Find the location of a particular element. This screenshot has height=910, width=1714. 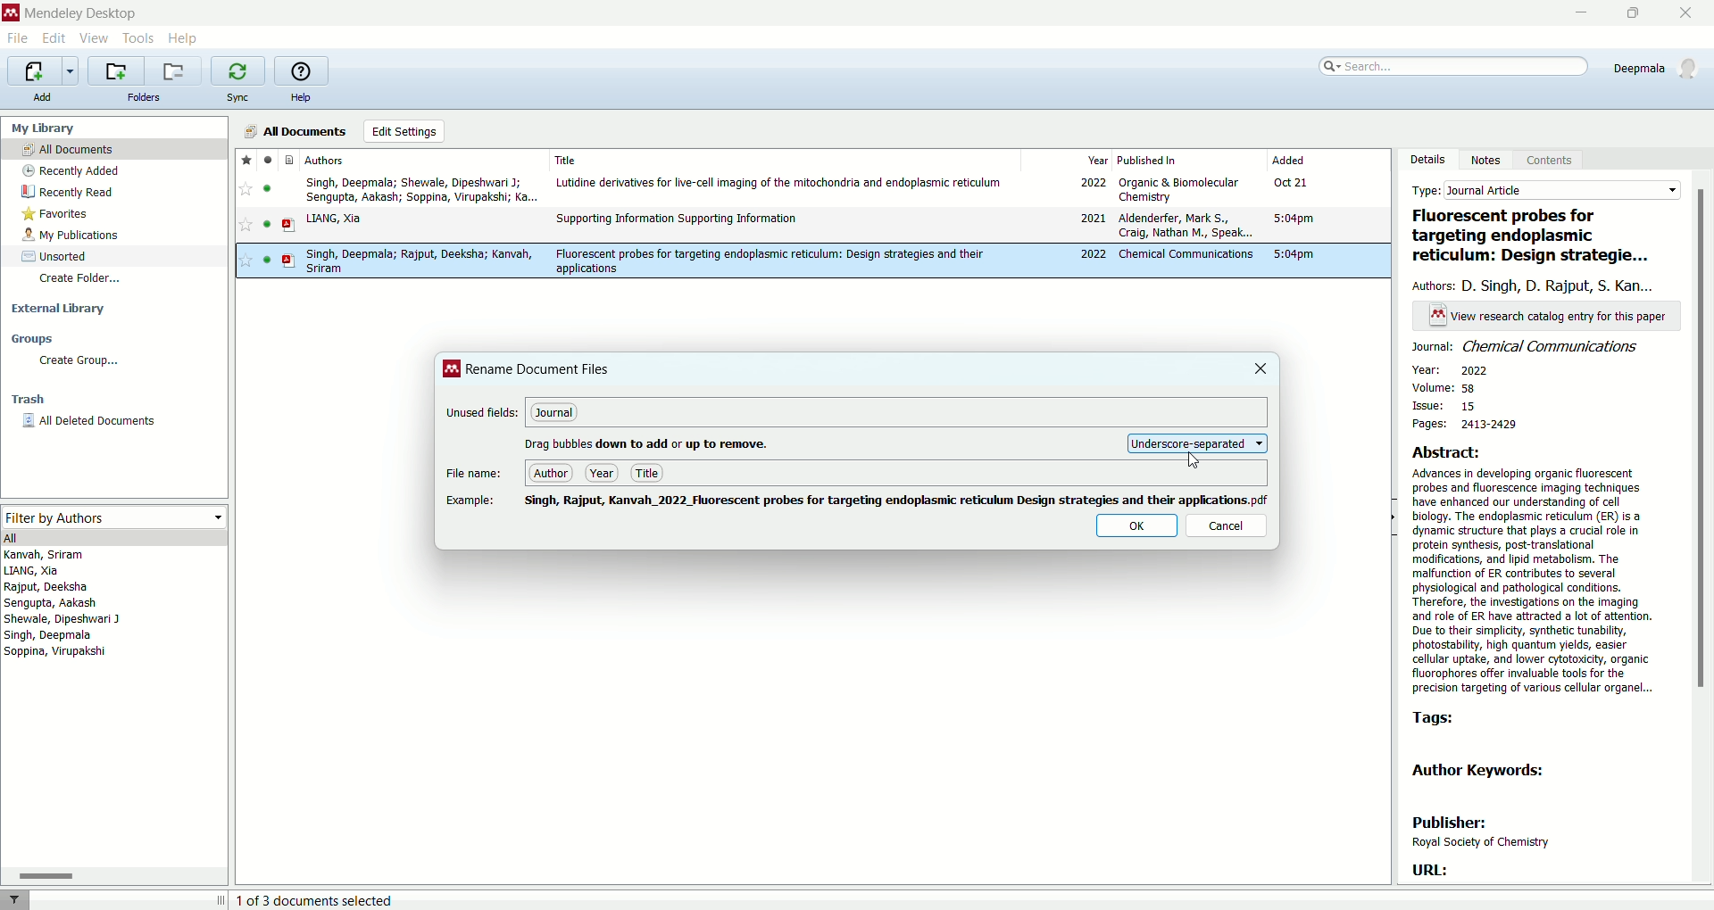

title is located at coordinates (1535, 236).